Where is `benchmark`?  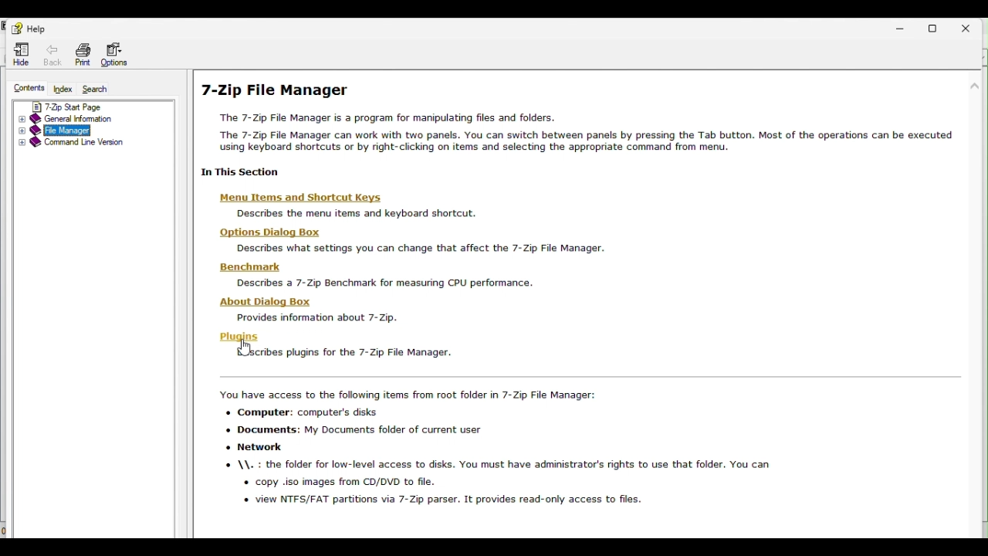 benchmark is located at coordinates (250, 267).